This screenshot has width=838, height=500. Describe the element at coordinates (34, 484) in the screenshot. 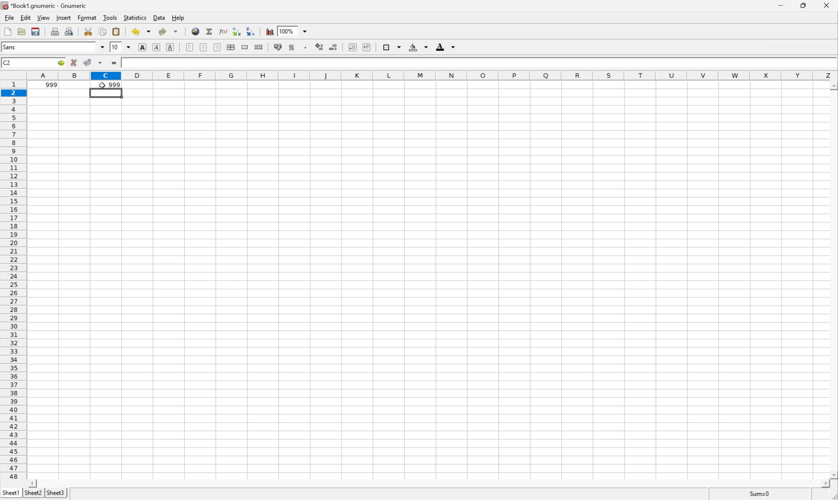

I see `scroll left` at that location.